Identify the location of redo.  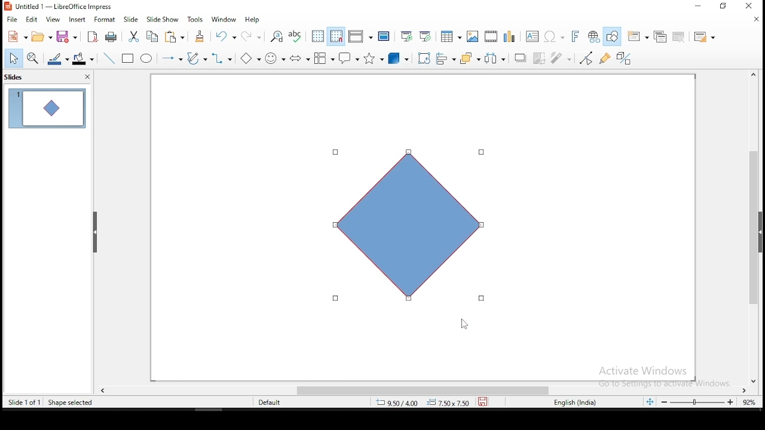
(253, 35).